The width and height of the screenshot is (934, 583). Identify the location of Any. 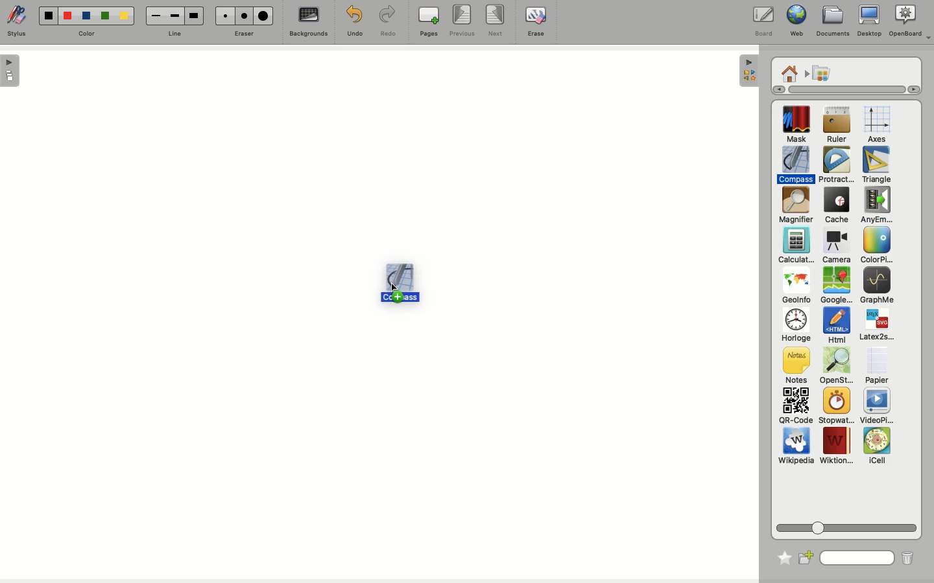
(876, 205).